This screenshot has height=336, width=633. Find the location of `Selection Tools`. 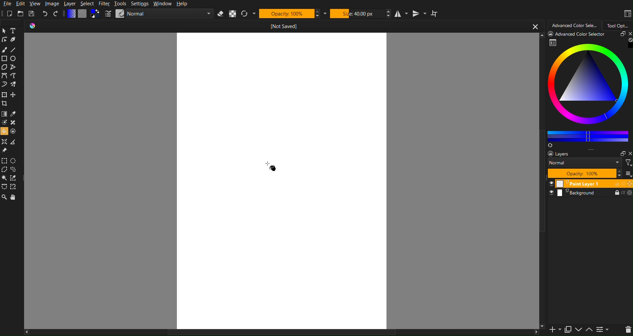

Selection Tools is located at coordinates (12, 99).